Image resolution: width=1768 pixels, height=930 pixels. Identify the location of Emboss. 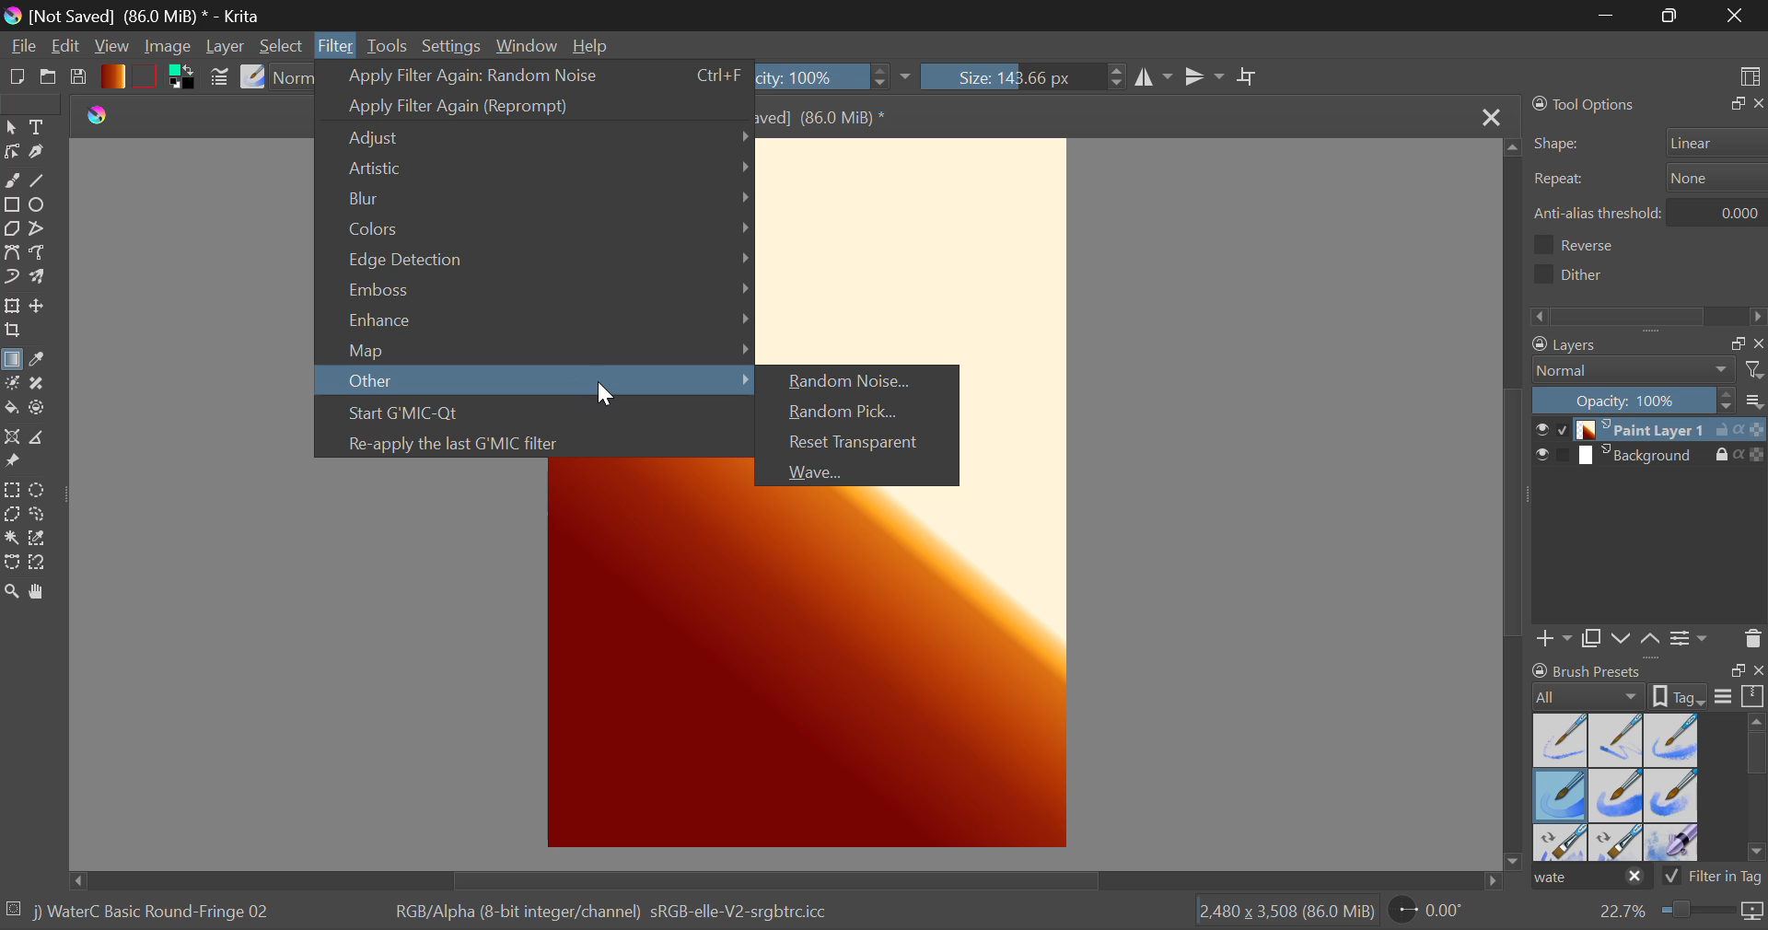
(535, 292).